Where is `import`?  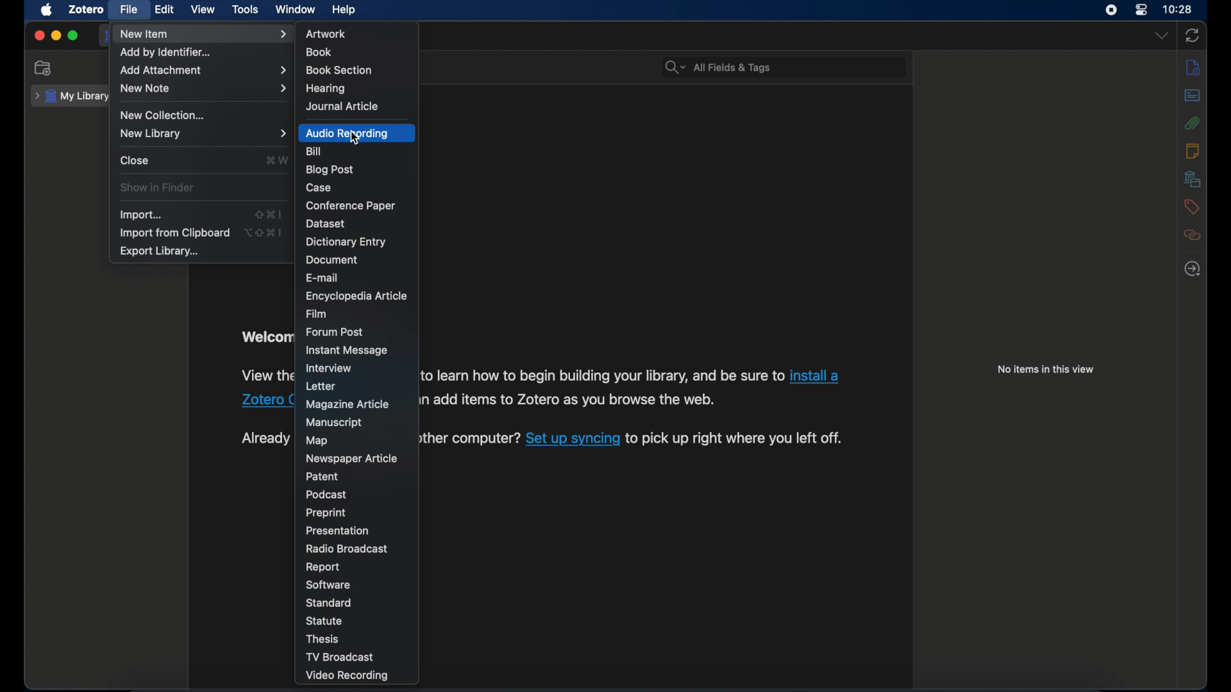
import is located at coordinates (141, 215).